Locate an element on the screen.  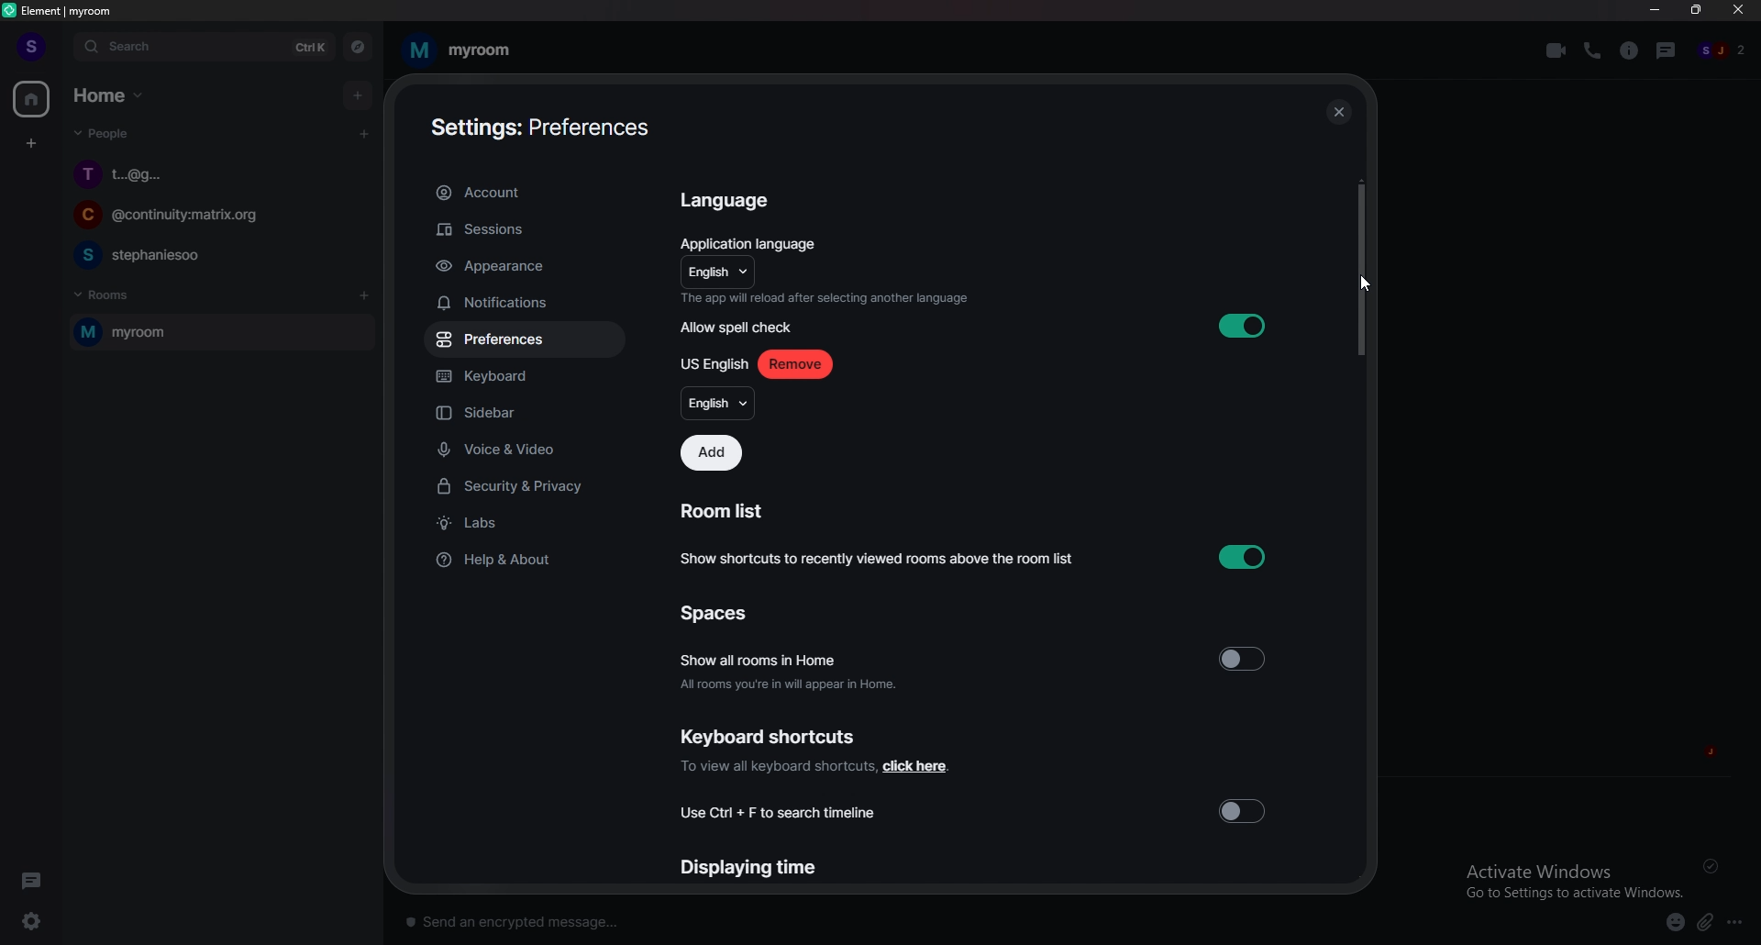
video call is located at coordinates (1556, 50).